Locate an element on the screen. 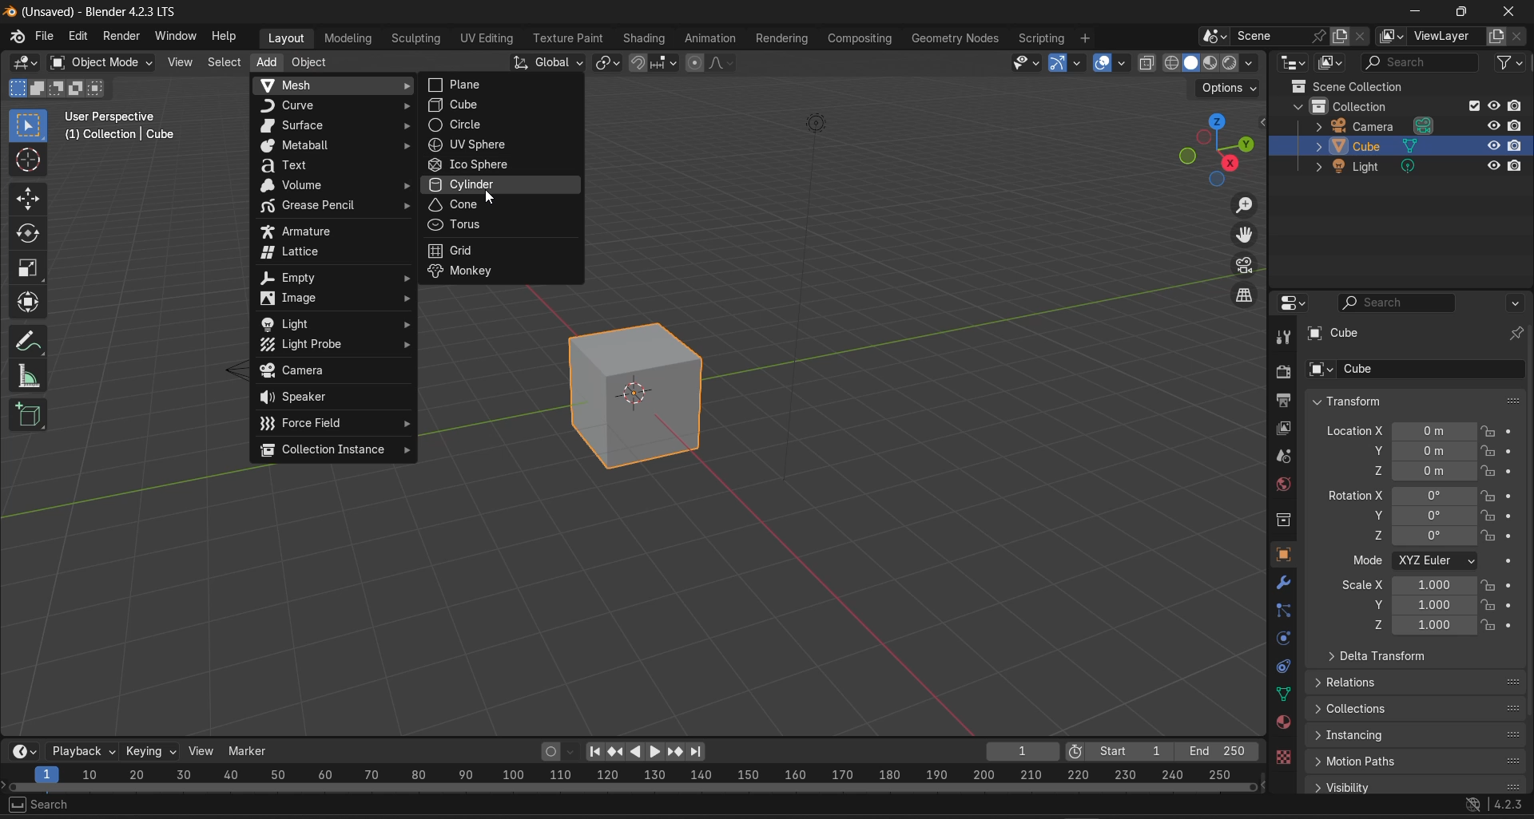  new scene is located at coordinates (1339, 36).